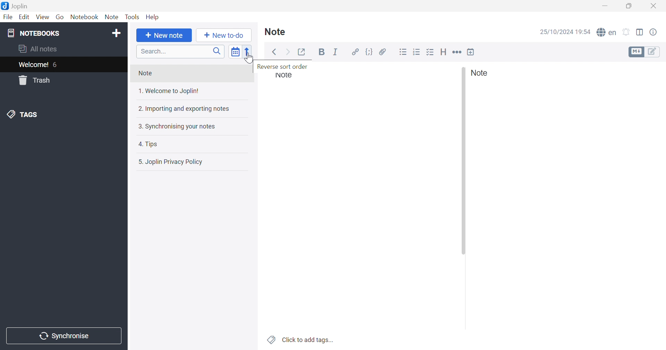  What do you see at coordinates (605, 6) in the screenshot?
I see `Minimize` at bounding box center [605, 6].